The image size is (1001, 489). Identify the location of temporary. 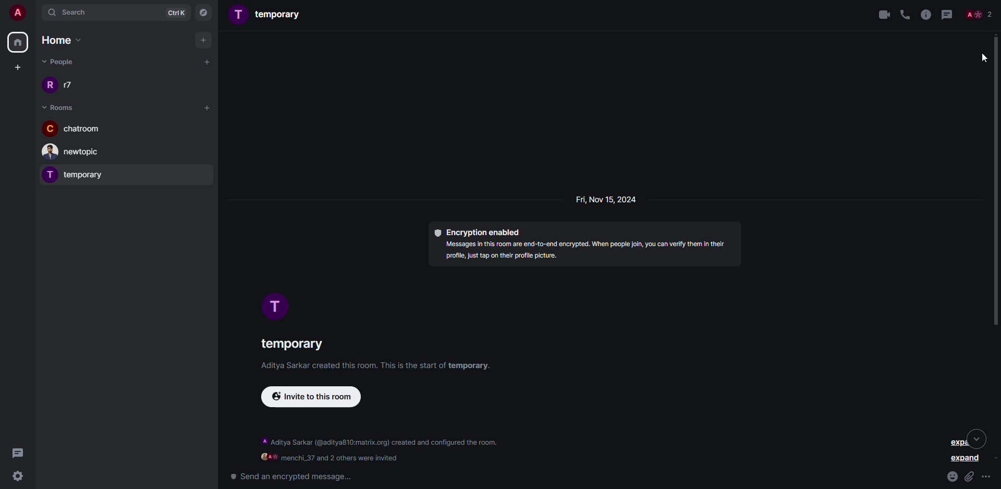
(77, 174).